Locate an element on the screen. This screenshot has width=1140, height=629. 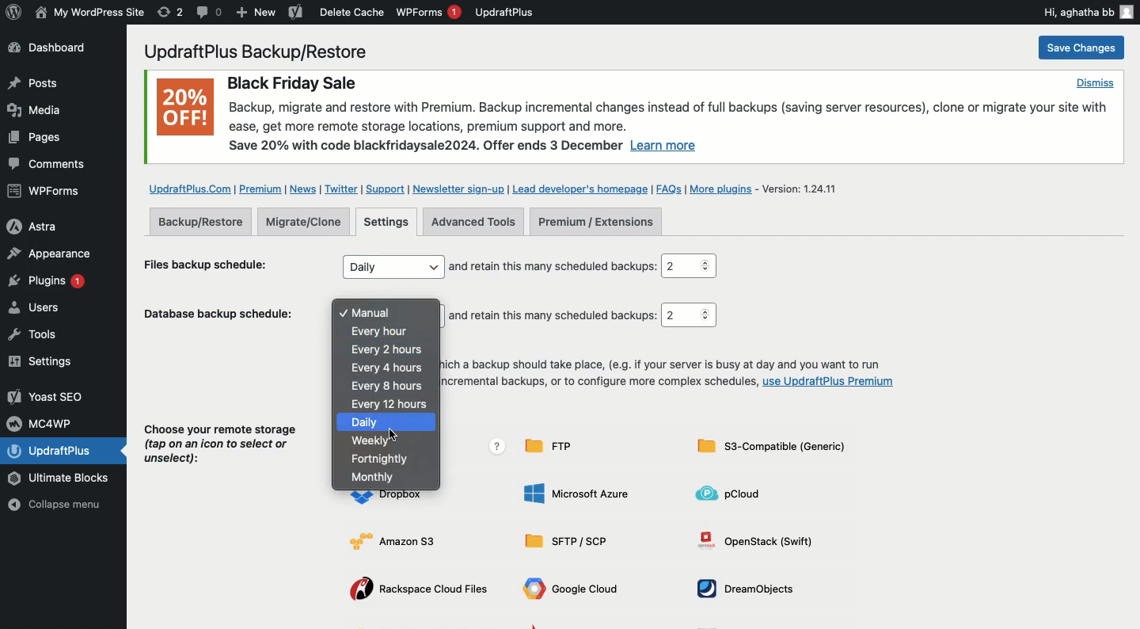
Ultimate Blocks is located at coordinates (63, 479).